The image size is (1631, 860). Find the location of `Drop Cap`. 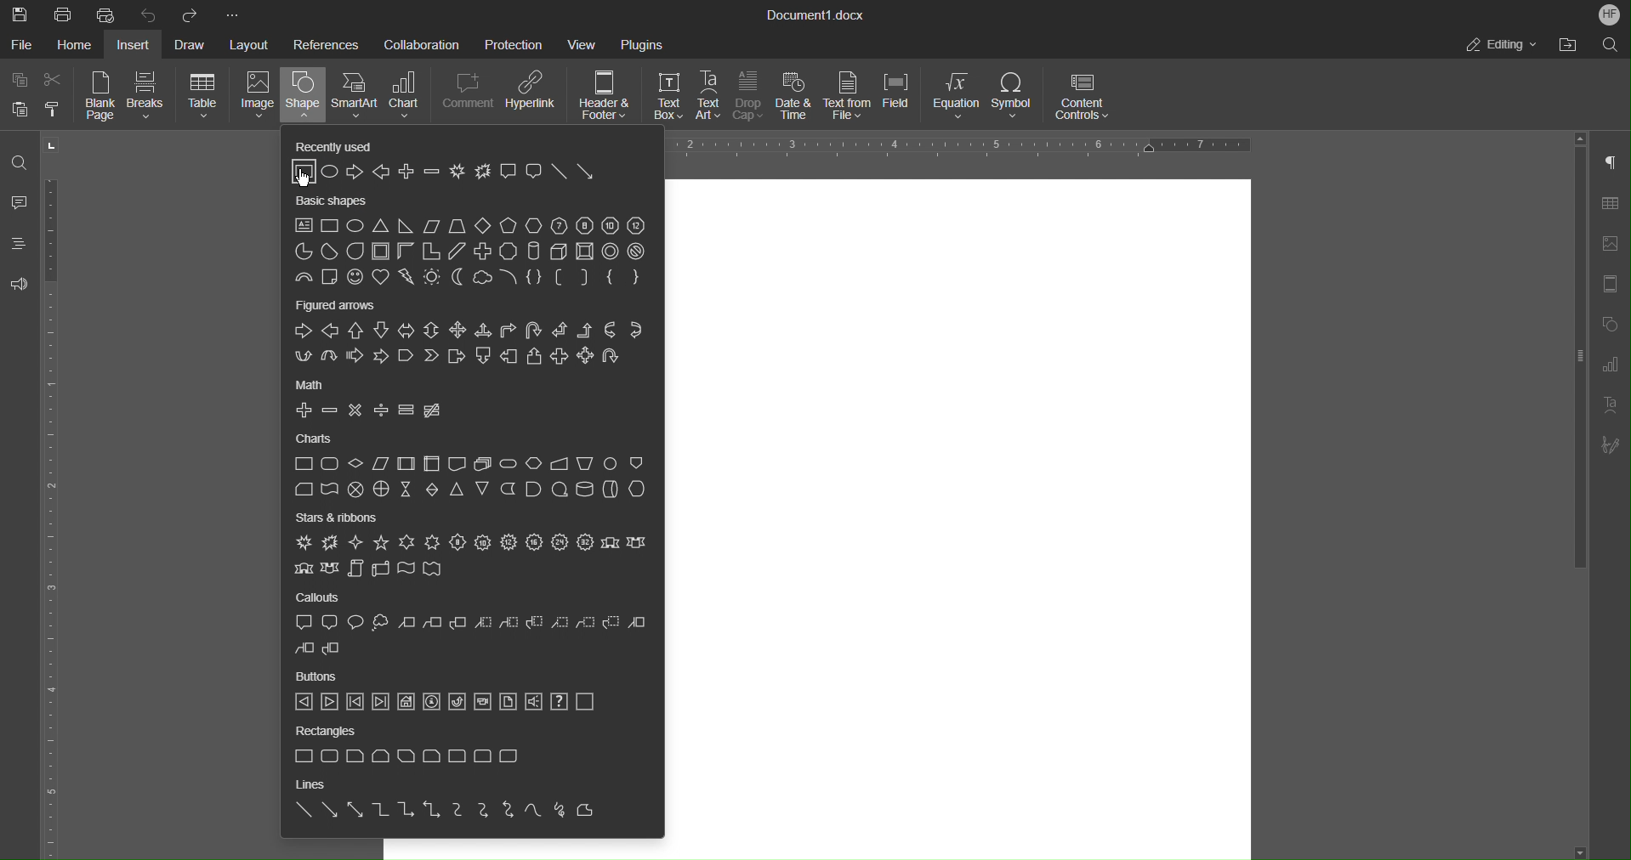

Drop Cap is located at coordinates (750, 98).